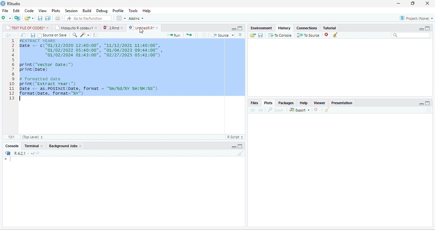 This screenshot has width=435, height=230. What do you see at coordinates (11, 137) in the screenshot?
I see `13:1` at bounding box center [11, 137].